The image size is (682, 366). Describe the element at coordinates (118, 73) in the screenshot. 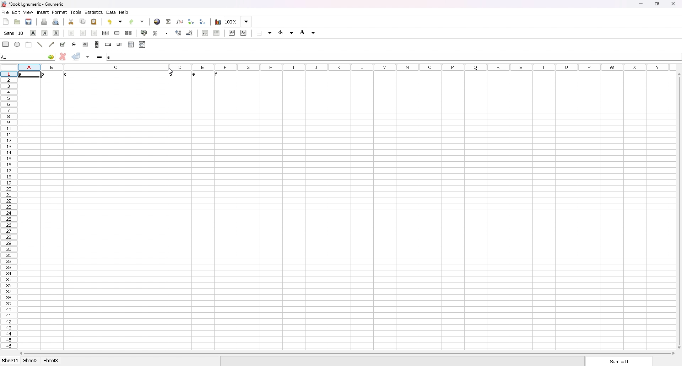

I see `TEXT` at that location.